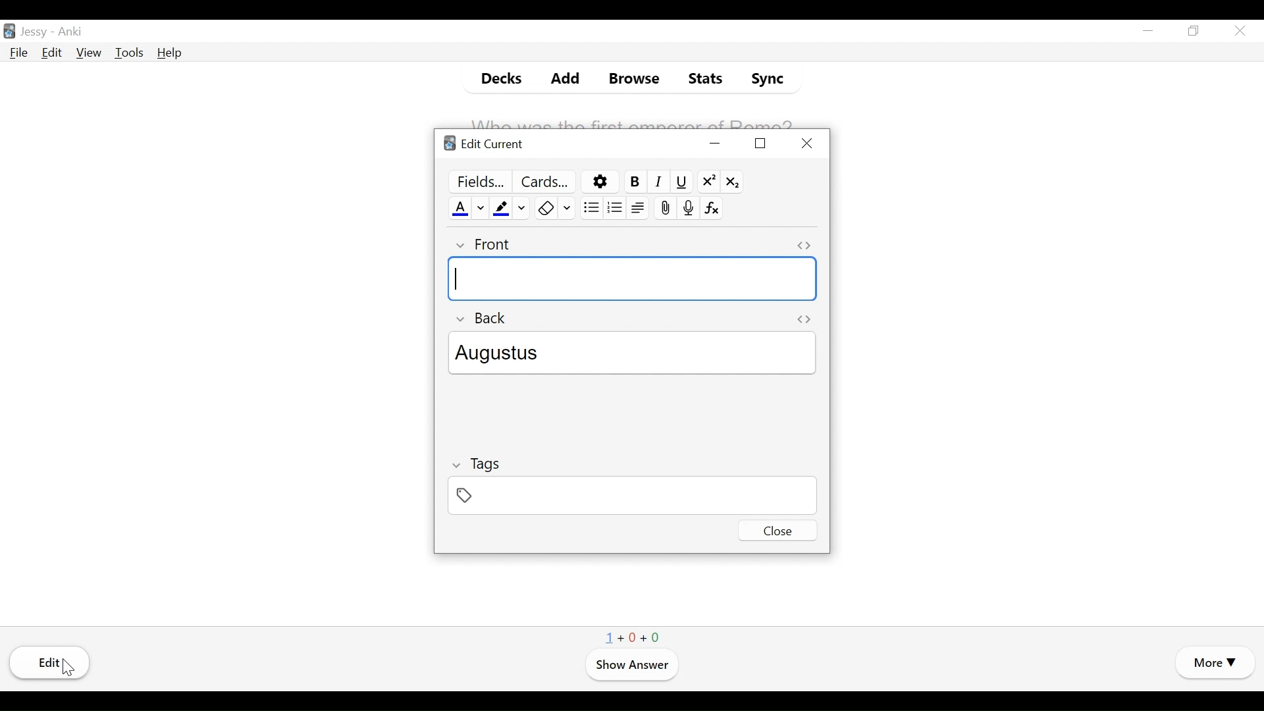 The image size is (1264, 711). What do you see at coordinates (556, 78) in the screenshot?
I see `Add` at bounding box center [556, 78].